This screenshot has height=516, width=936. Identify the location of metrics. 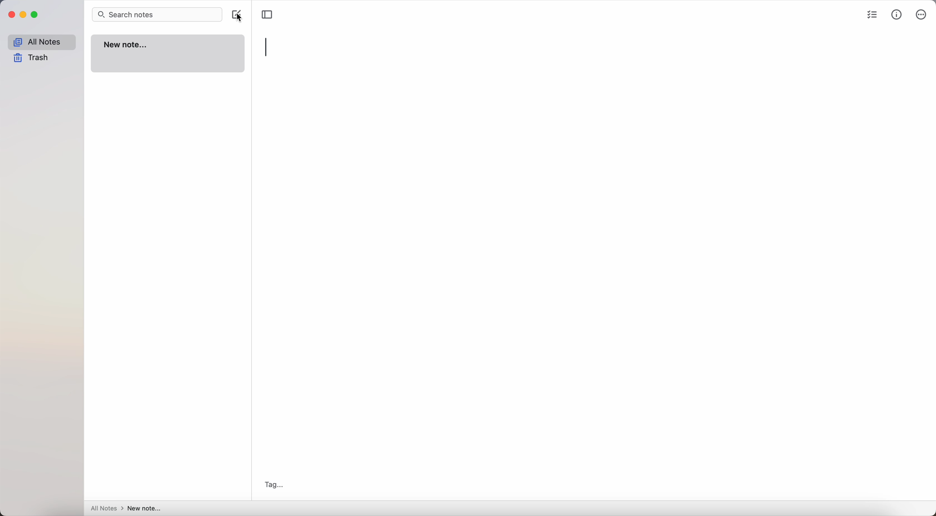
(897, 16).